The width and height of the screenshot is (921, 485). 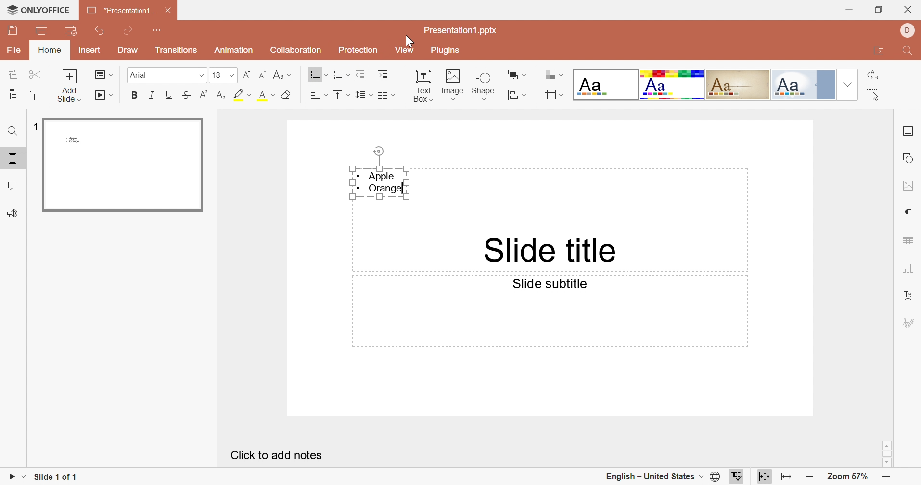 What do you see at coordinates (344, 95) in the screenshot?
I see `Bullets` at bounding box center [344, 95].